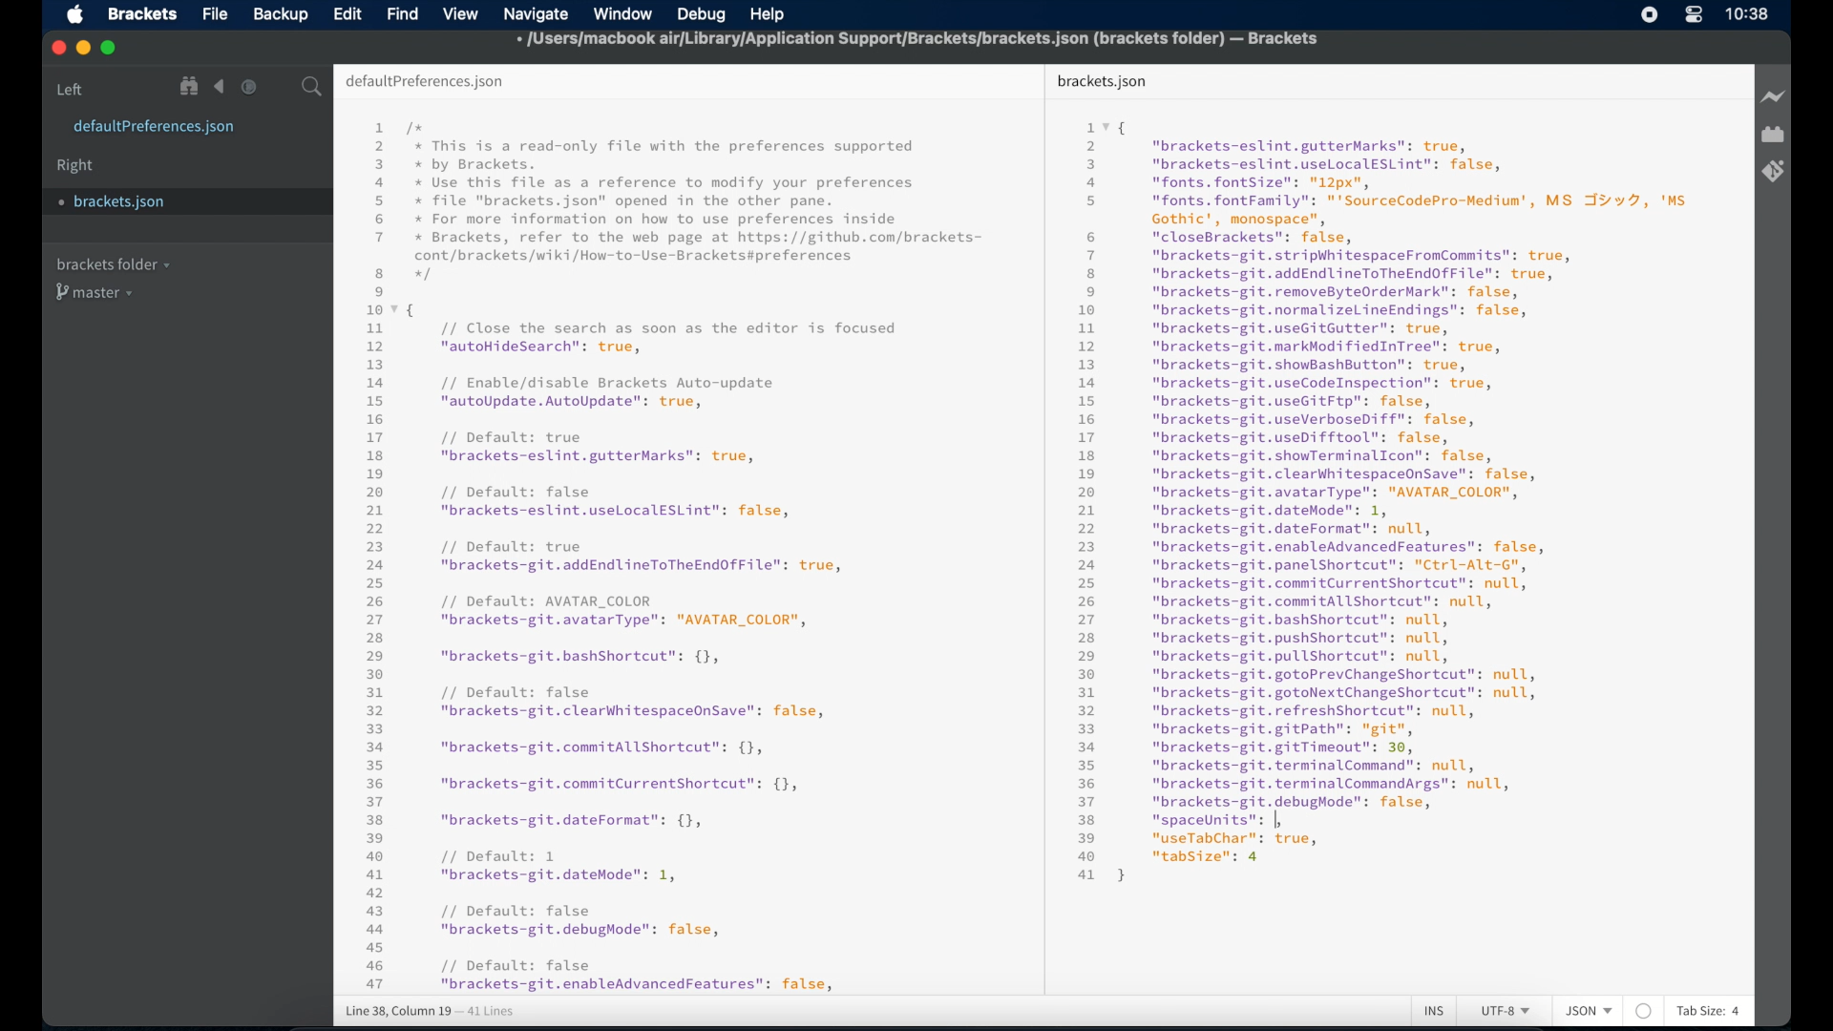 The width and height of the screenshot is (1833, 1031). I want to click on json, so click(1590, 1010).